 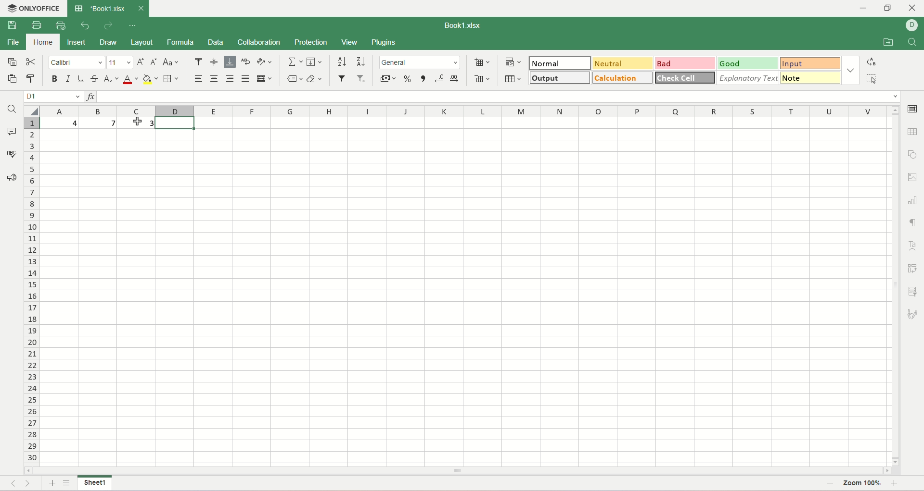 I want to click on horiontal scroll, so click(x=458, y=471).